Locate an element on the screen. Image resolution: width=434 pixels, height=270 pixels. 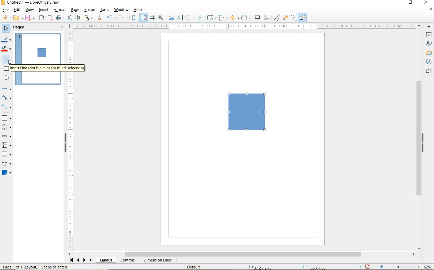
BASIC SHAPES is located at coordinates (6, 117).